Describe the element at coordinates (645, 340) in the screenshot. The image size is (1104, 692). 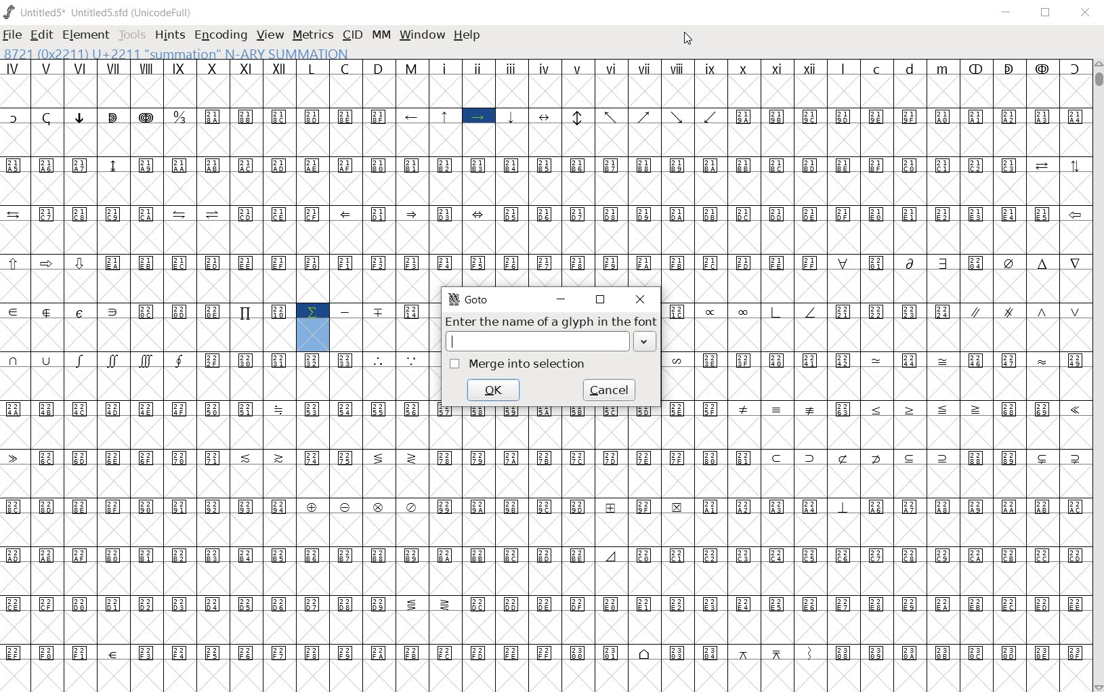
I see `drop down arrow` at that location.